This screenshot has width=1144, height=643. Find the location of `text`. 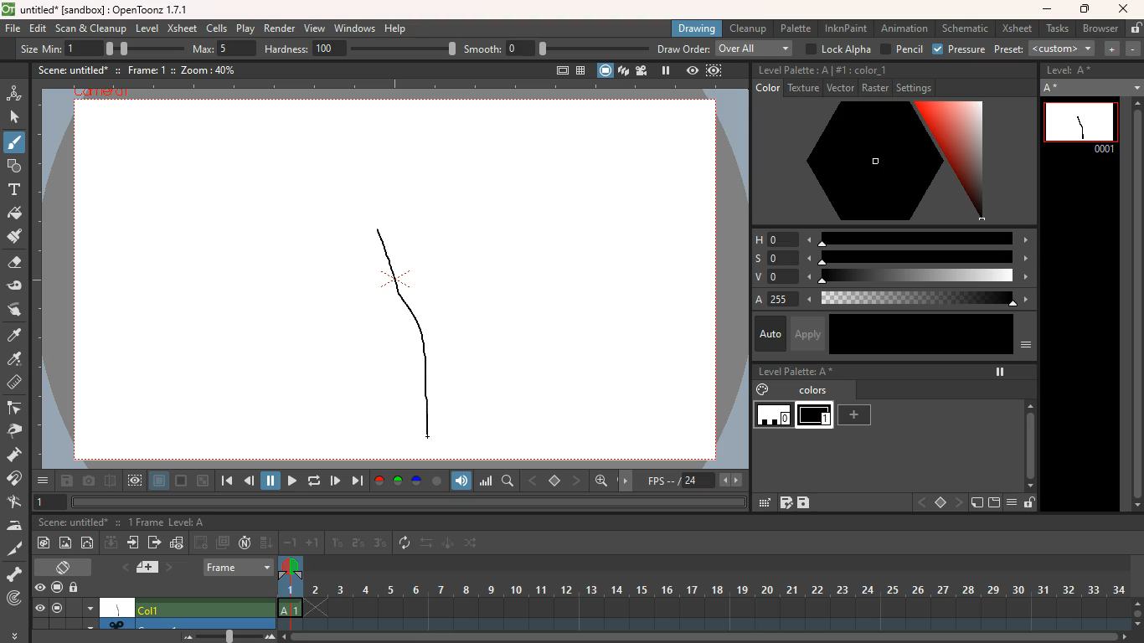

text is located at coordinates (14, 191).